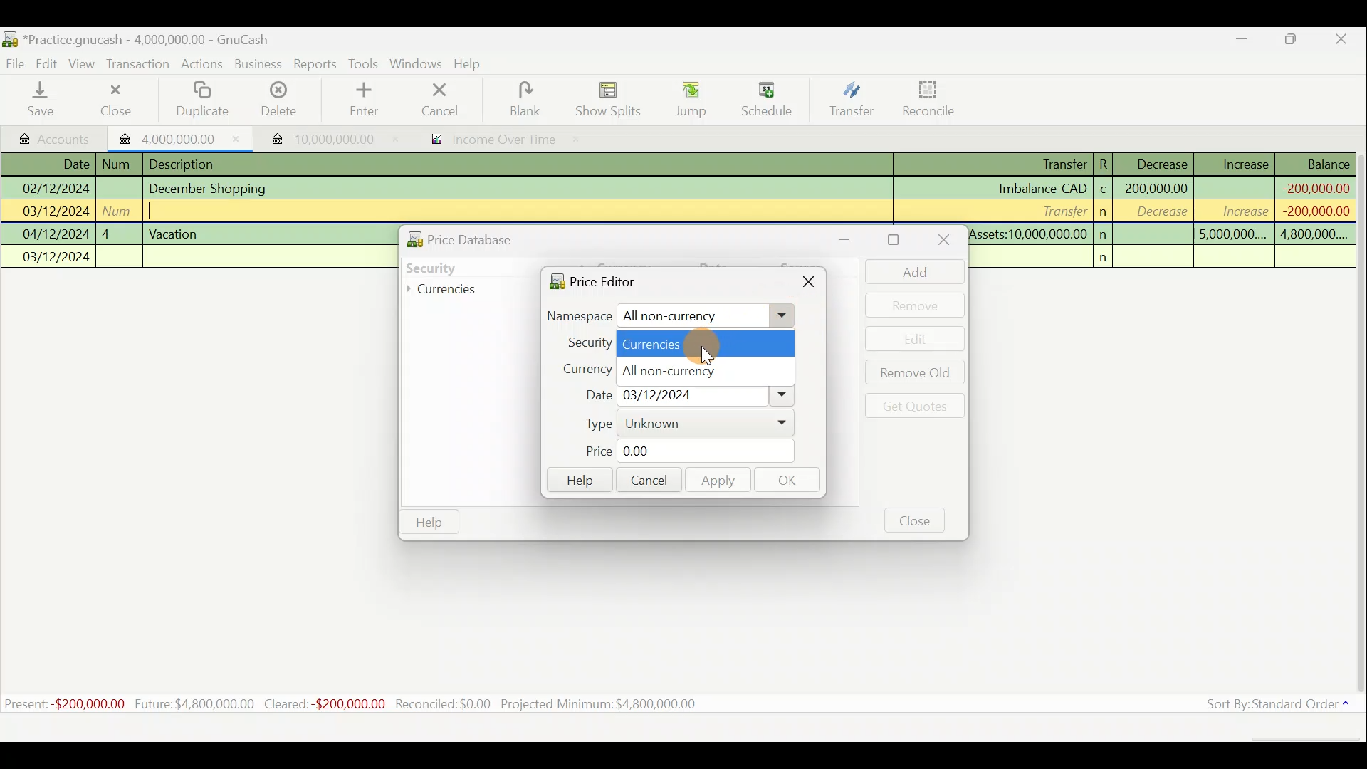 This screenshot has height=769, width=1367. Describe the element at coordinates (647, 478) in the screenshot. I see `Cancel` at that location.